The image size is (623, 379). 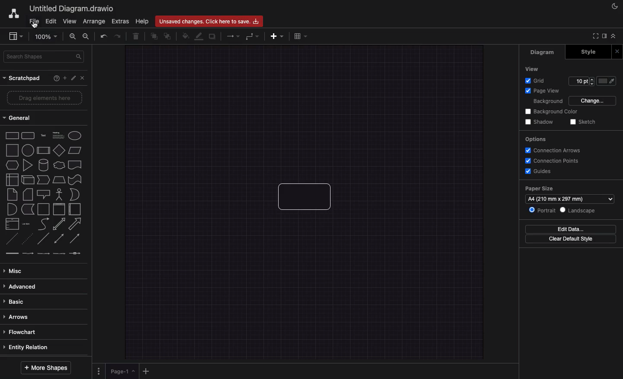 I want to click on Connections points, so click(x=553, y=161).